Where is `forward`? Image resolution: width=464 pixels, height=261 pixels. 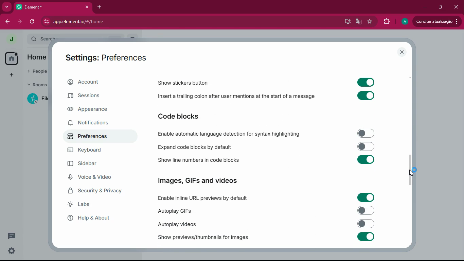
forward is located at coordinates (19, 22).